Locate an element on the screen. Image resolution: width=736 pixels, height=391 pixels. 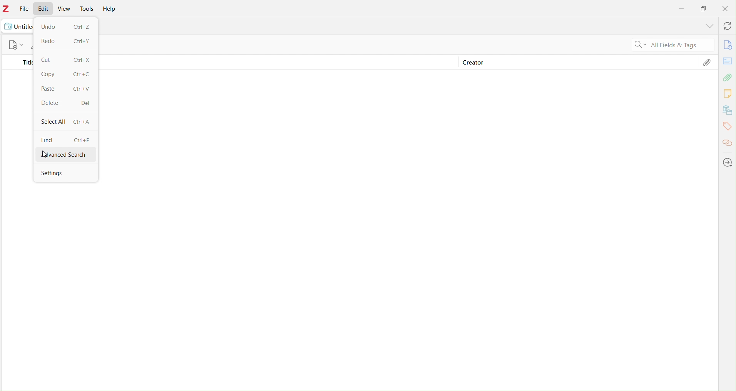
Delete is located at coordinates (64, 104).